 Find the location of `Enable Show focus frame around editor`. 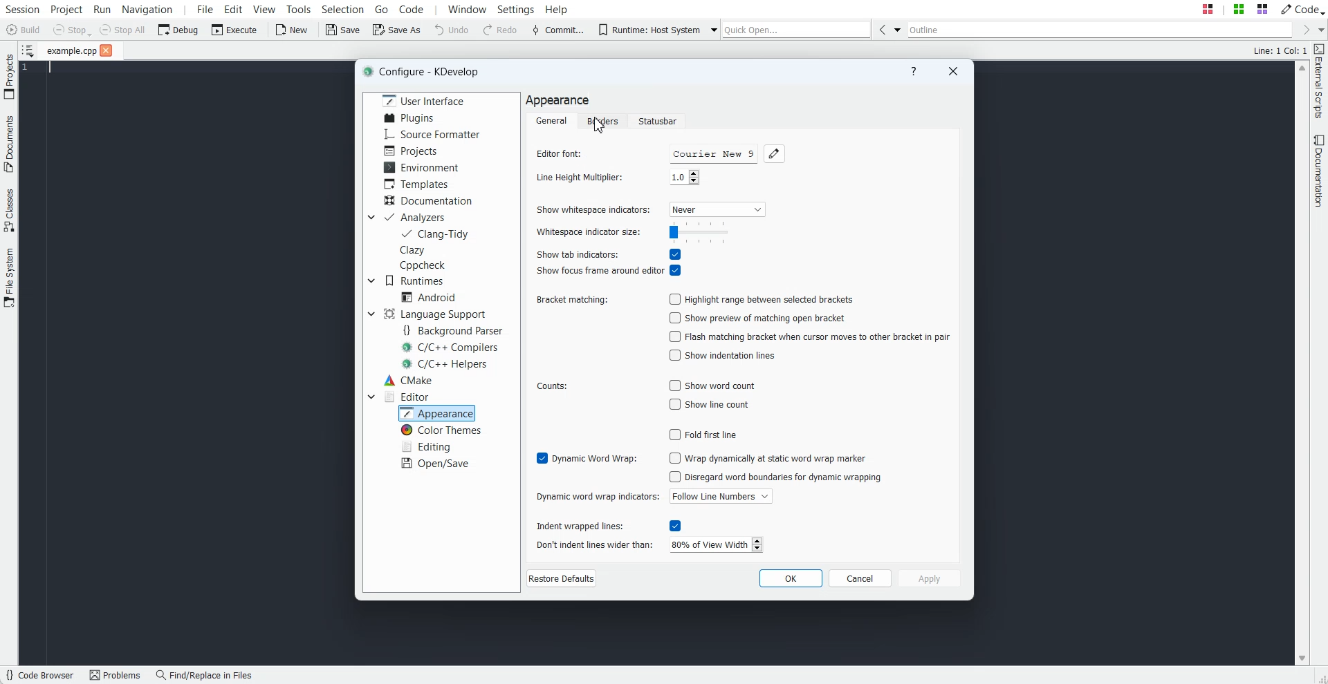

Enable Show focus frame around editor is located at coordinates (611, 271).